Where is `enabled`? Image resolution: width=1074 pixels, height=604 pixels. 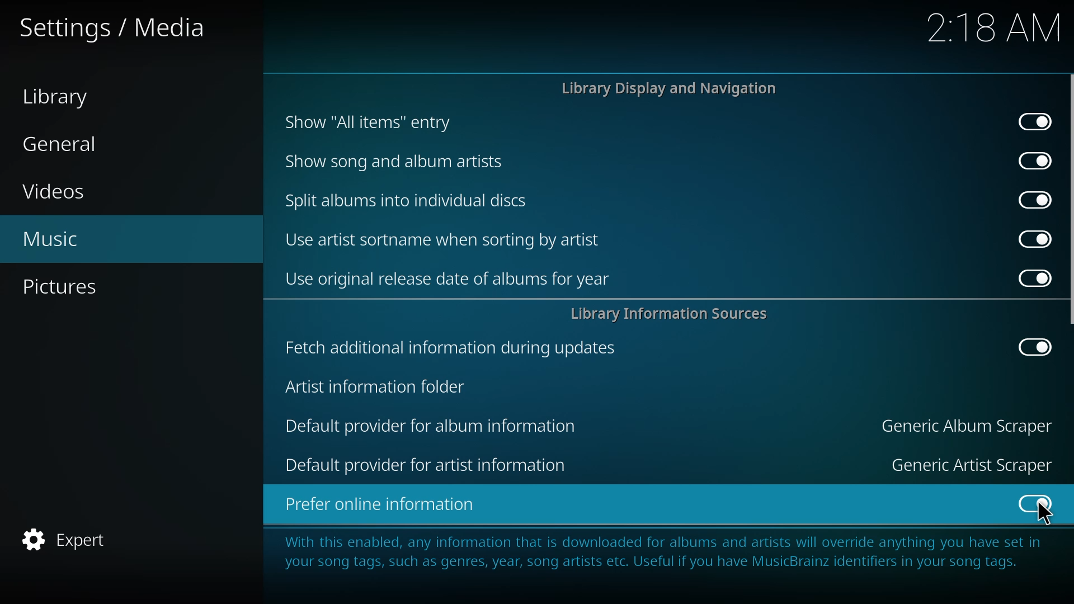
enabled is located at coordinates (1030, 346).